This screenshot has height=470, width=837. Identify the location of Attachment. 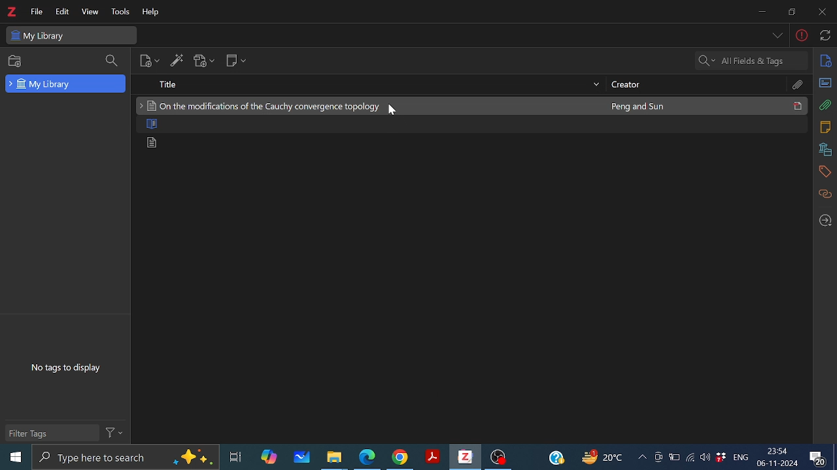
(823, 106).